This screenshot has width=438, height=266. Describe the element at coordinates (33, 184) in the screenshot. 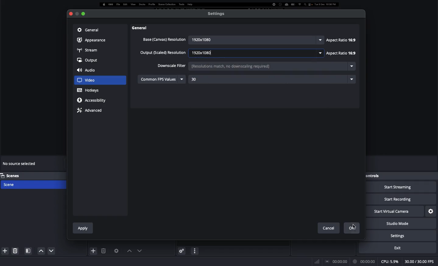

I see `Scen` at that location.